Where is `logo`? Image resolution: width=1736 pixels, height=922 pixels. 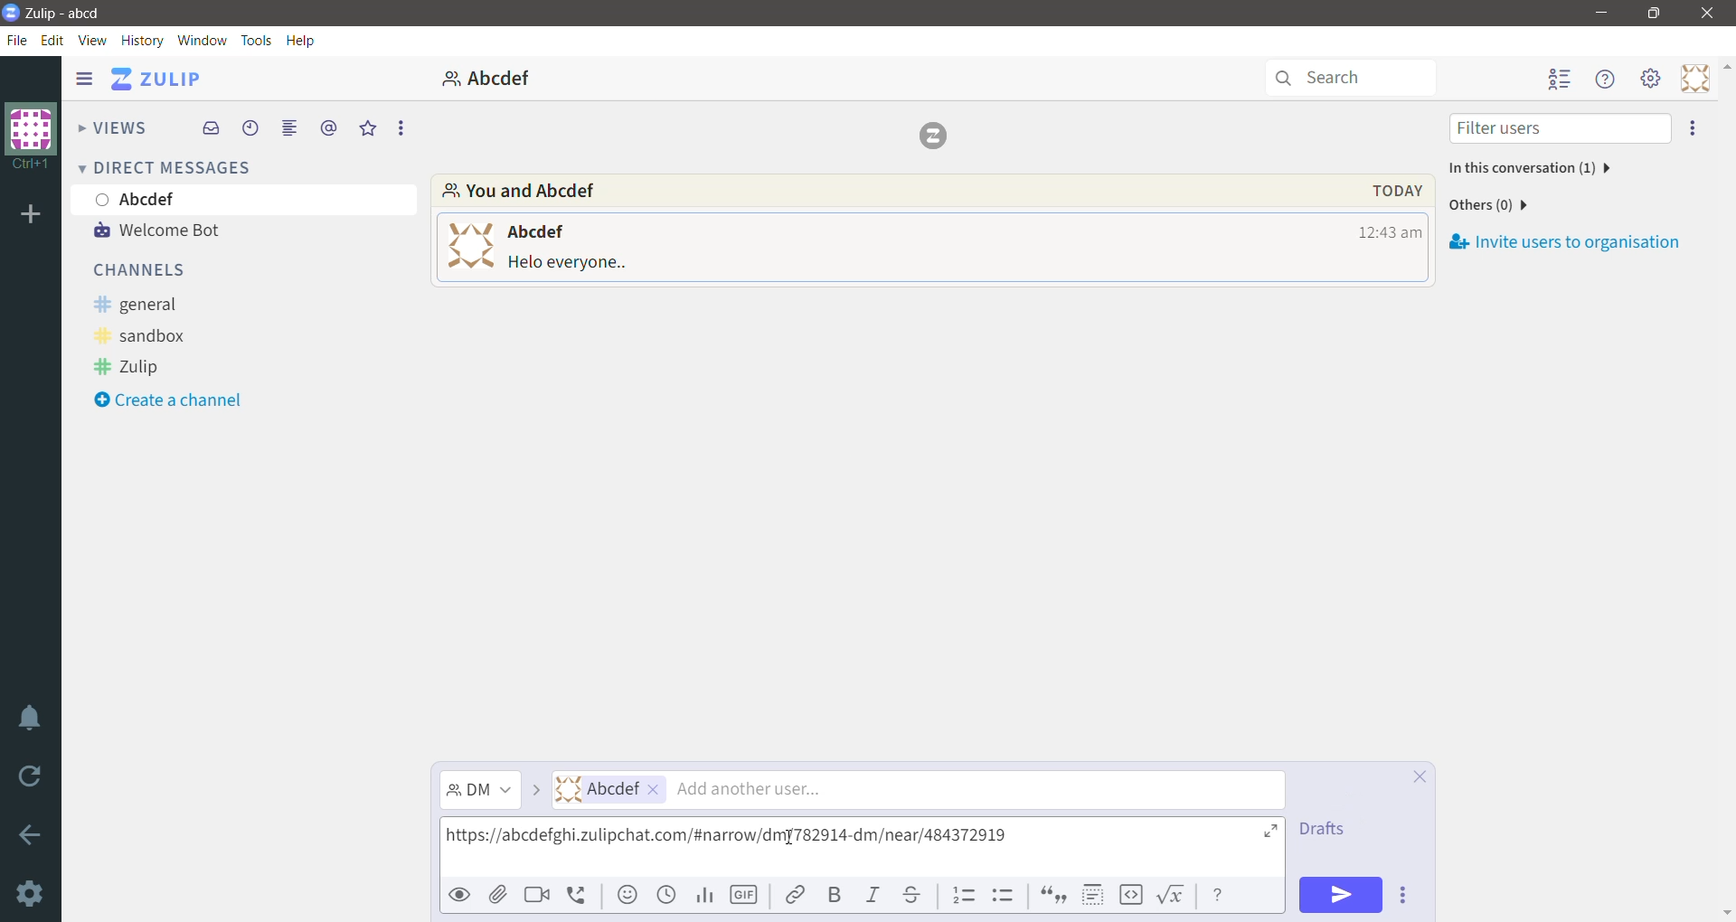
logo is located at coordinates (938, 136).